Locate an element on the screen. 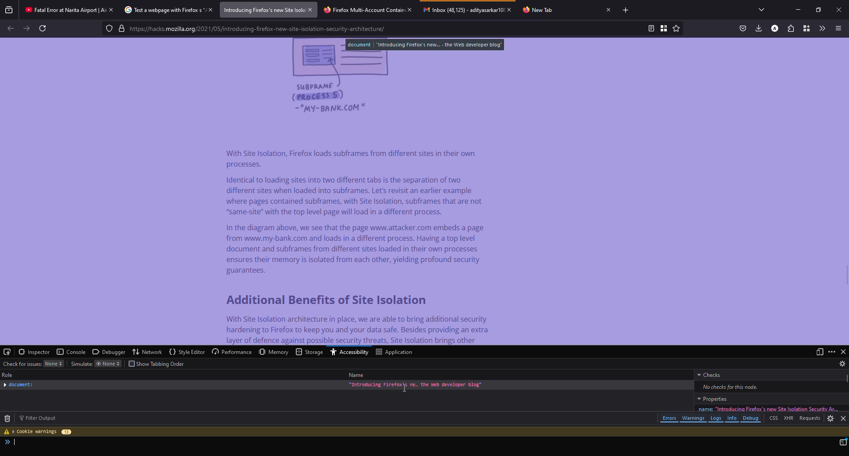 This screenshot has height=456, width=849. view is located at coordinates (818, 352).